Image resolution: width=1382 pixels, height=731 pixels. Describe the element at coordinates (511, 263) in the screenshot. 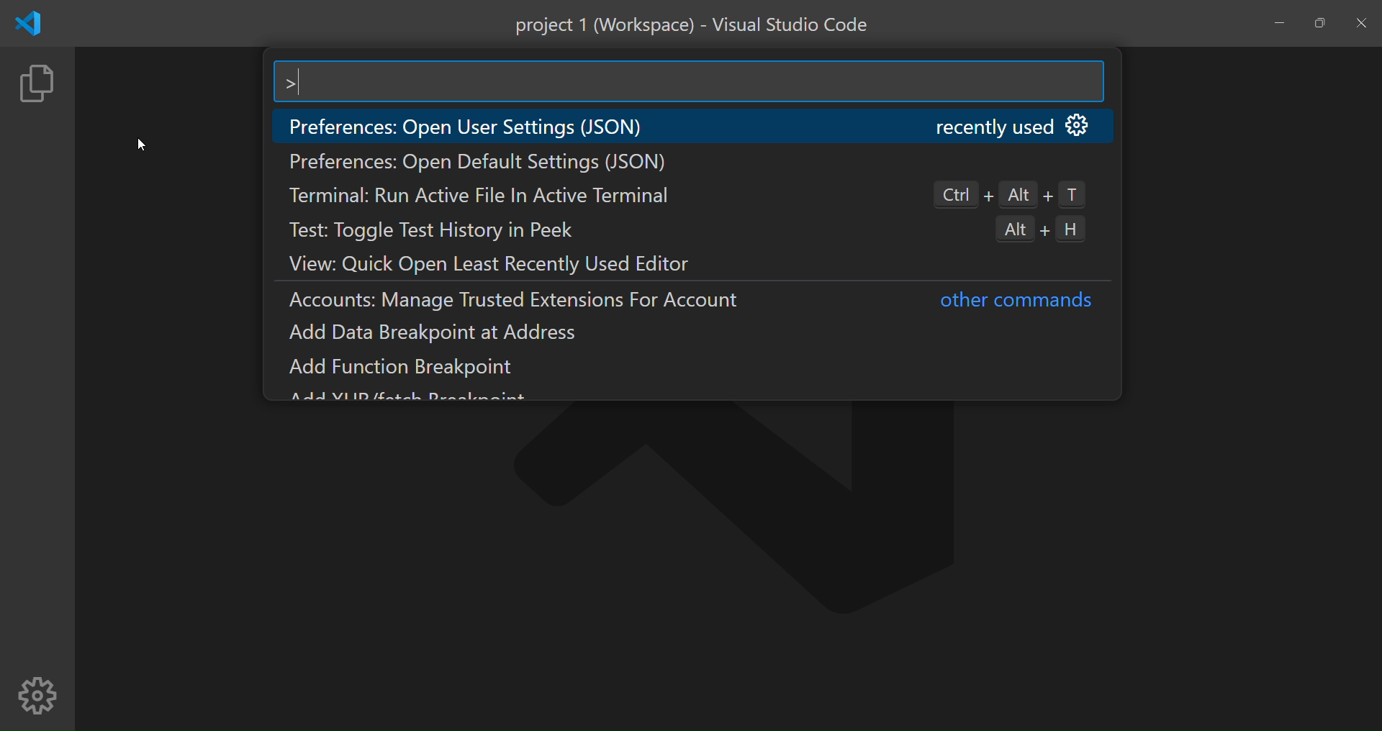

I see `view quick open` at that location.